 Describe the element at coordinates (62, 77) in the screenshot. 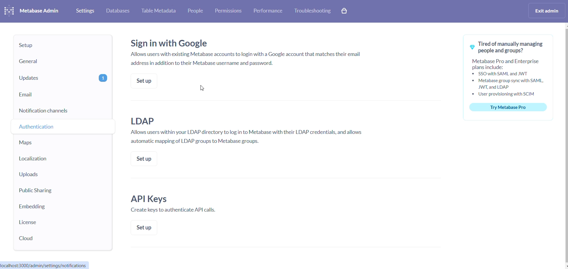

I see `updates` at that location.